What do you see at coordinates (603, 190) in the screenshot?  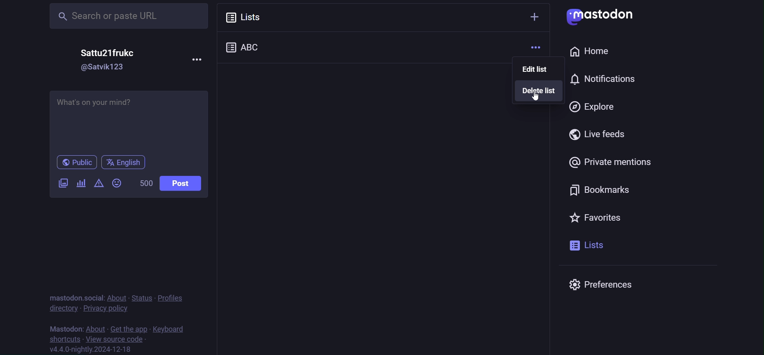 I see `bookmark` at bounding box center [603, 190].